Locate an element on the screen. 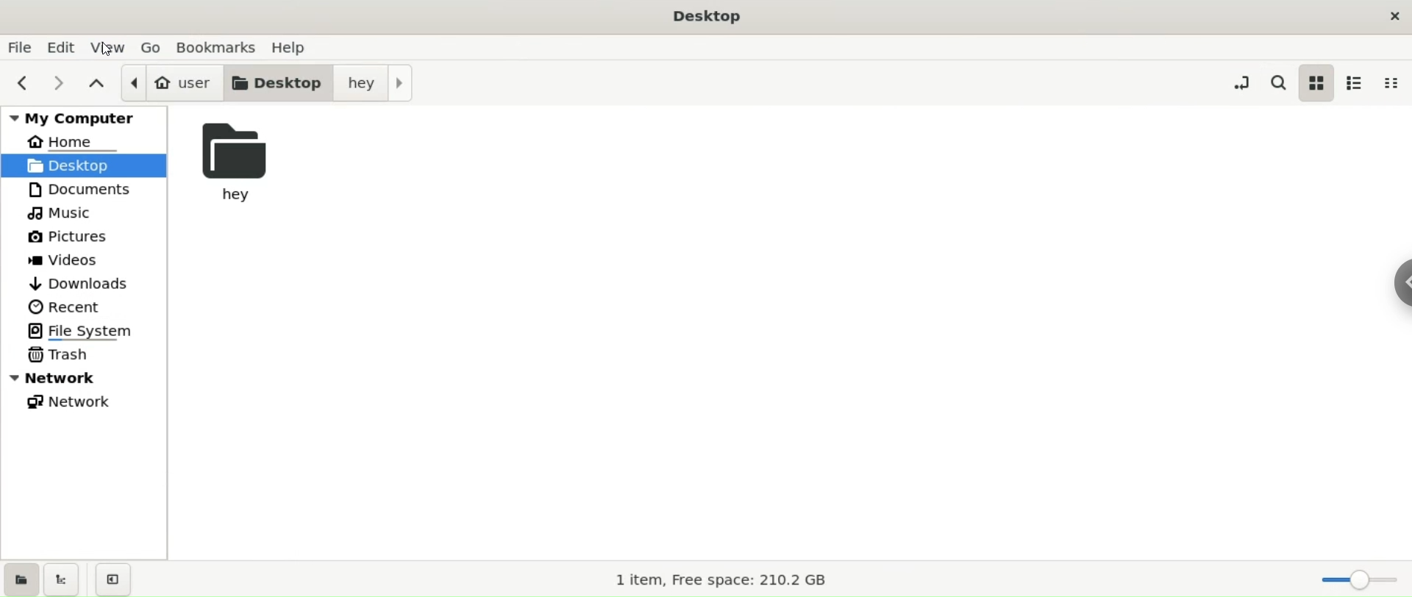 This screenshot has width=1412, height=597. zoom is located at coordinates (1360, 582).